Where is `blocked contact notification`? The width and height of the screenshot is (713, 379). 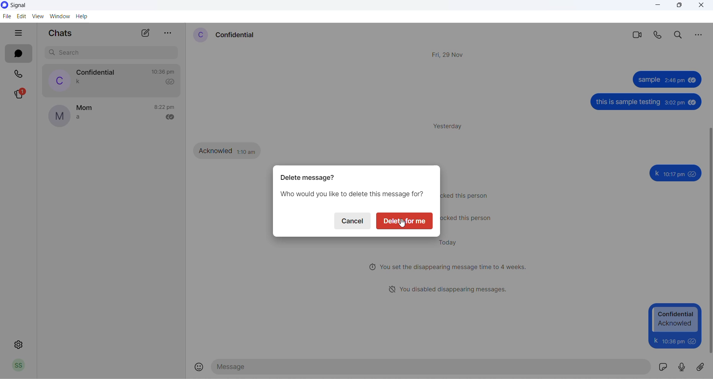 blocked contact notification is located at coordinates (468, 195).